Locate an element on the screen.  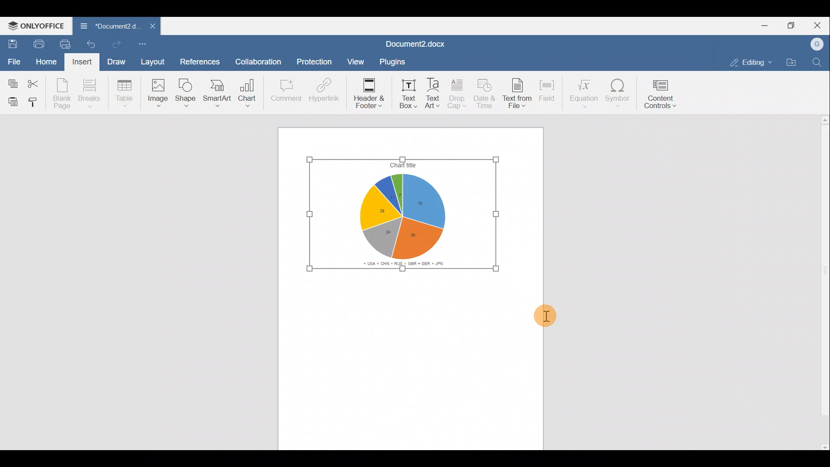
References is located at coordinates (199, 62).